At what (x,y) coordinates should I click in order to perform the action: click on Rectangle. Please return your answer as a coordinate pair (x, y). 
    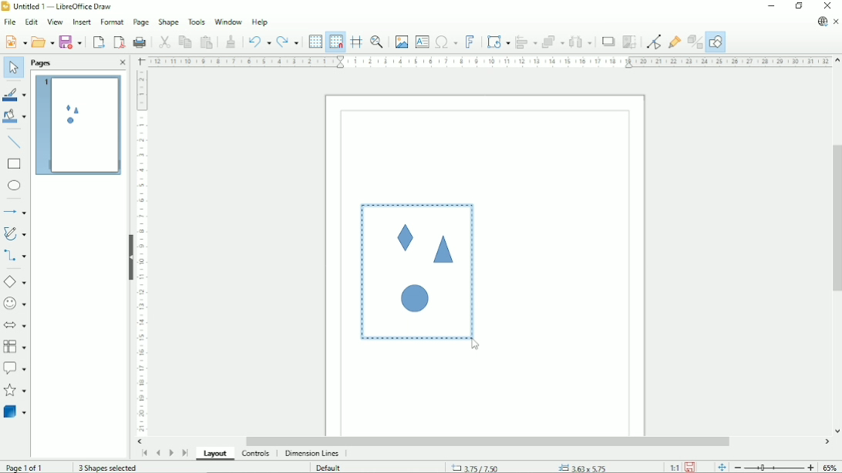
    Looking at the image, I should click on (15, 164).